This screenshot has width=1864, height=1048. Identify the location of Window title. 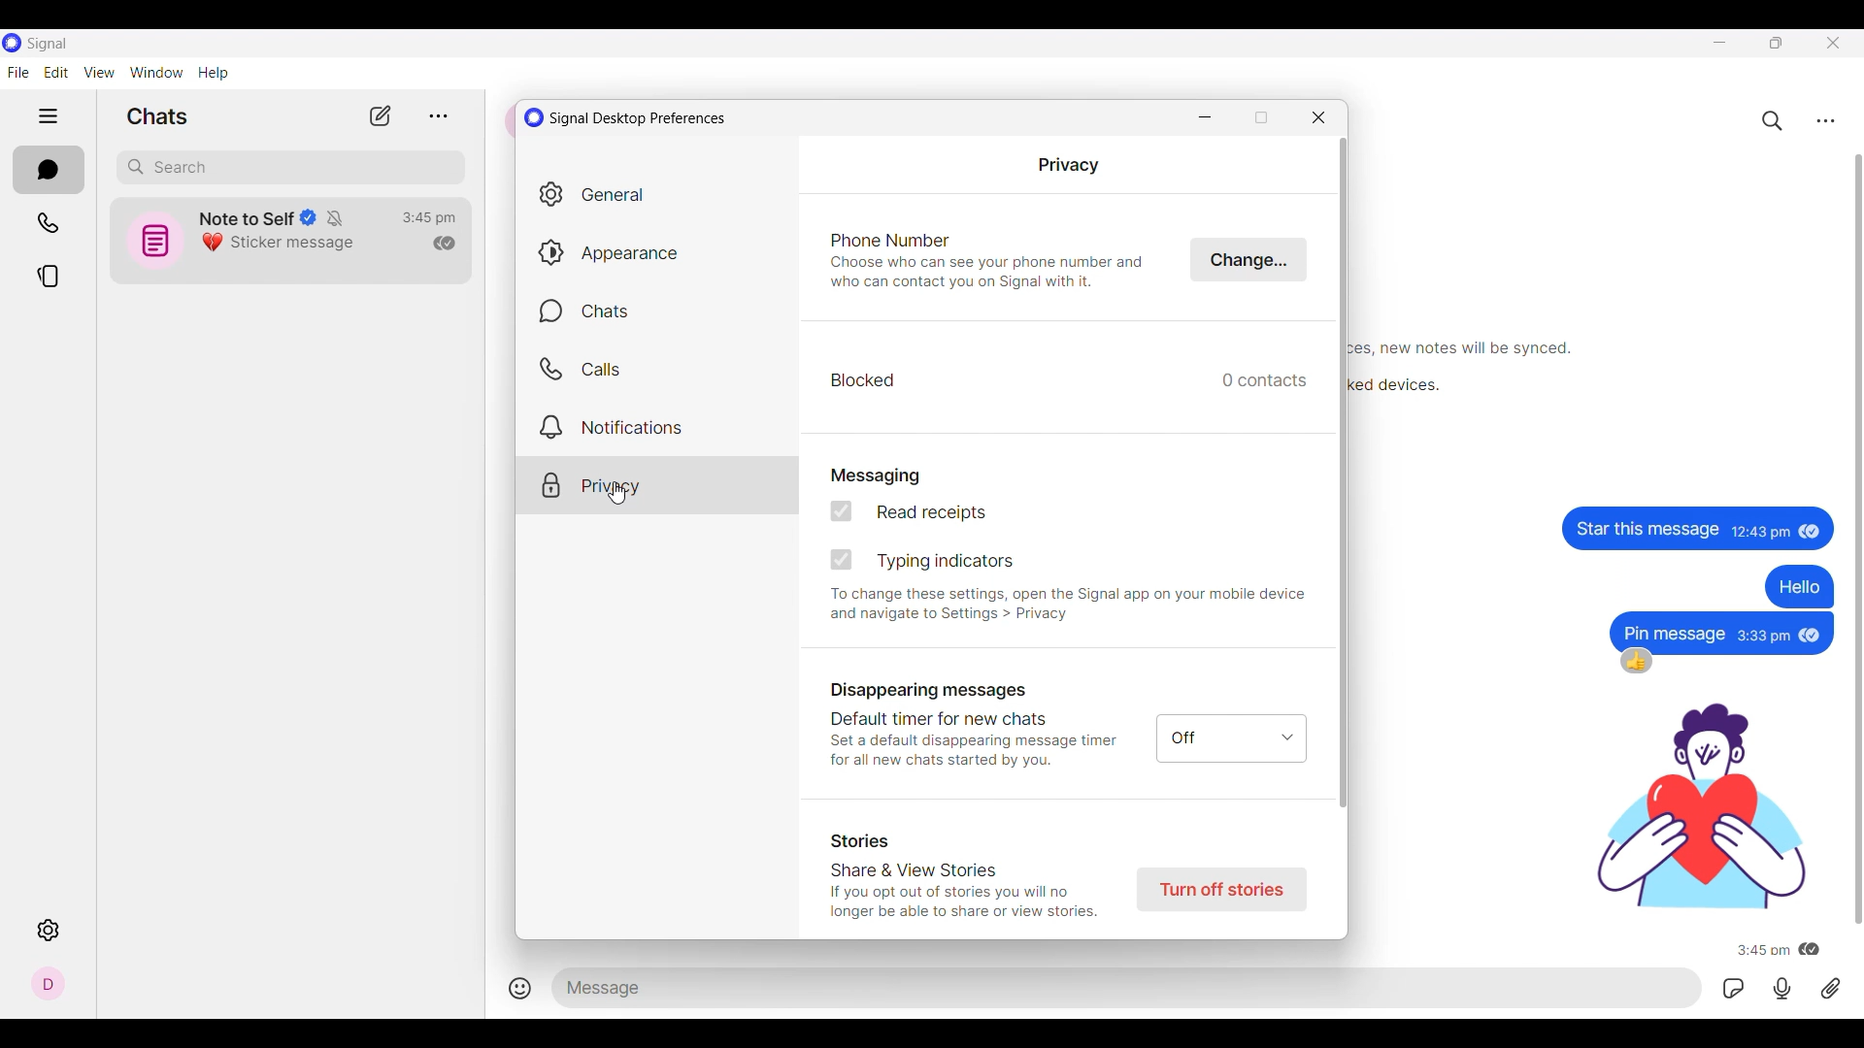
(625, 116).